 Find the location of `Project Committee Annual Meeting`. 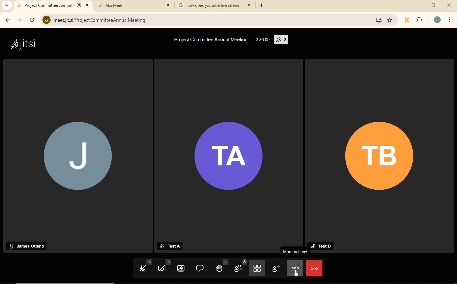

Project Committee Annual Meeting is located at coordinates (210, 40).